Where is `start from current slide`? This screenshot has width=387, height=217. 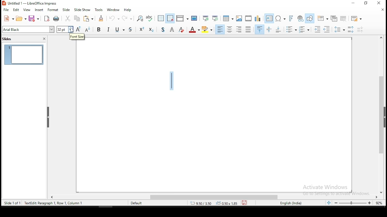
start from current slide is located at coordinates (215, 18).